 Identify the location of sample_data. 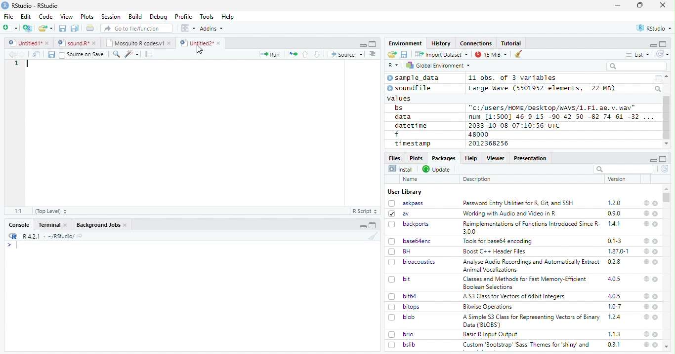
(415, 78).